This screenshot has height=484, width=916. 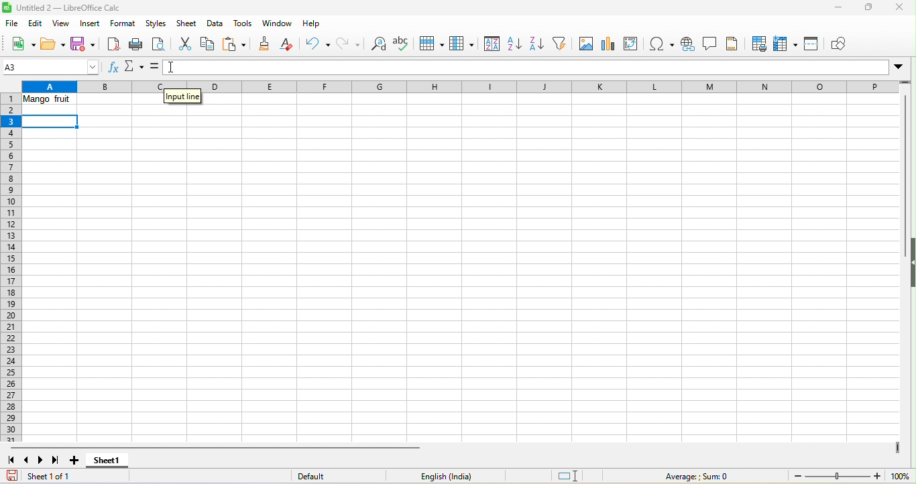 I want to click on undo, so click(x=317, y=45).